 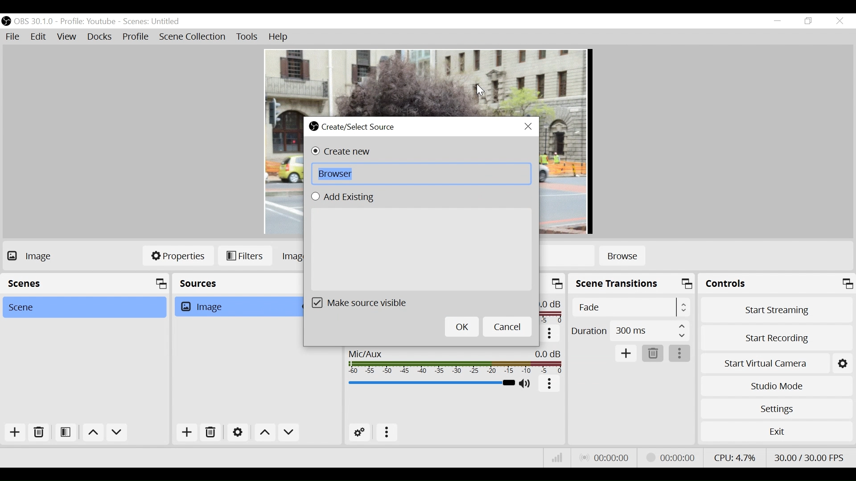 What do you see at coordinates (681, 353) in the screenshot?
I see `More Options` at bounding box center [681, 353].